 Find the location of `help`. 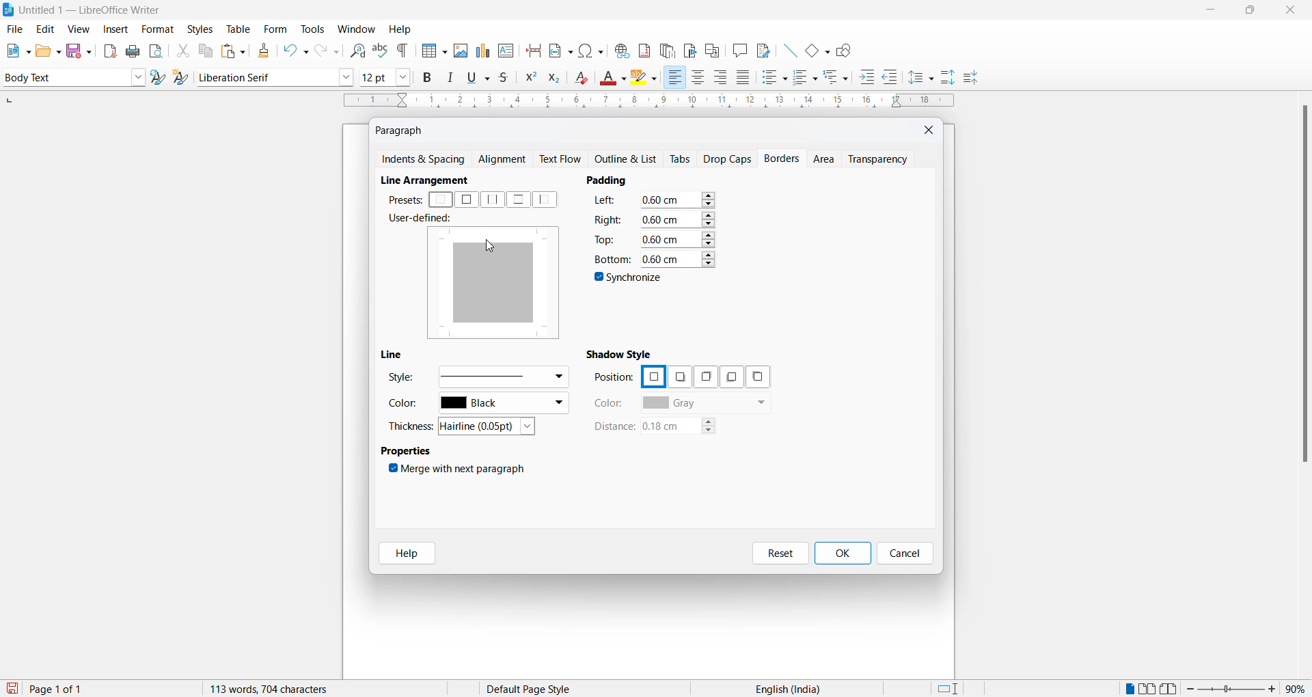

help is located at coordinates (400, 29).